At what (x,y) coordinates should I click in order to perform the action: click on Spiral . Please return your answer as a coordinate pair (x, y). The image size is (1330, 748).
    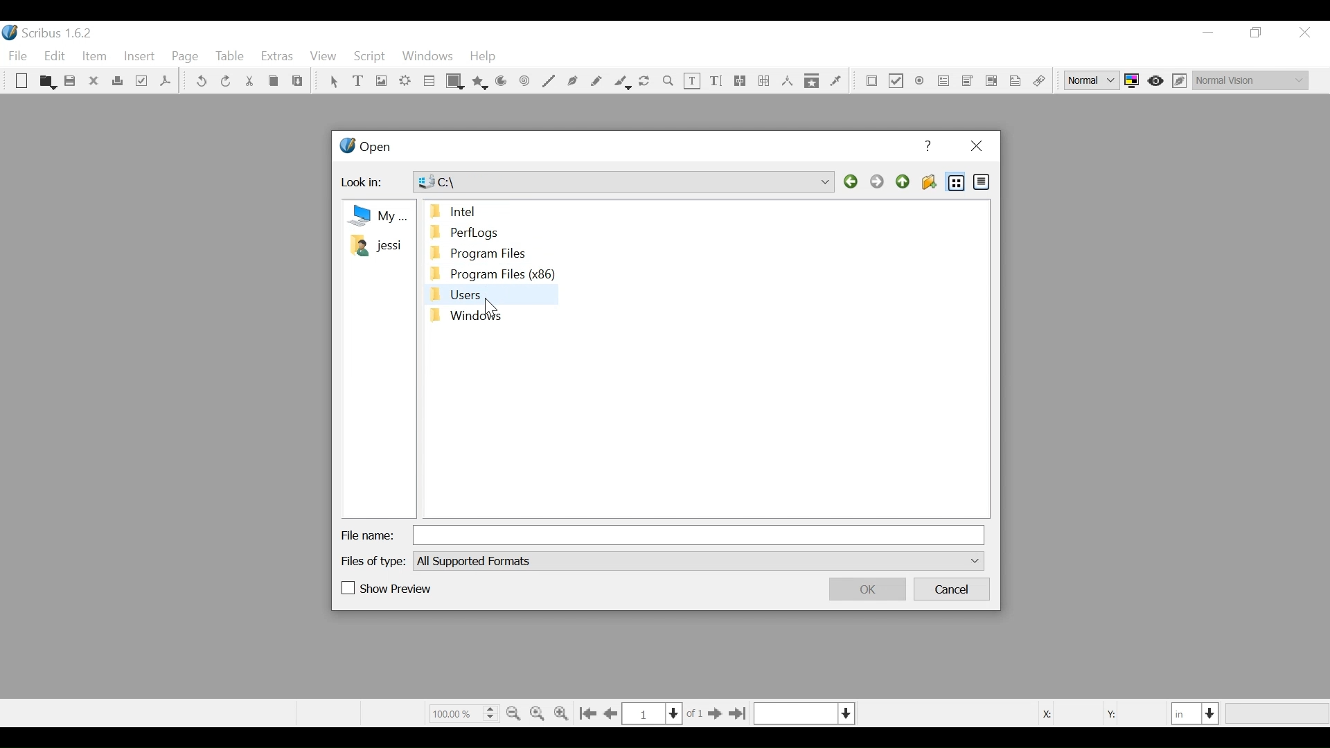
    Looking at the image, I should click on (523, 82).